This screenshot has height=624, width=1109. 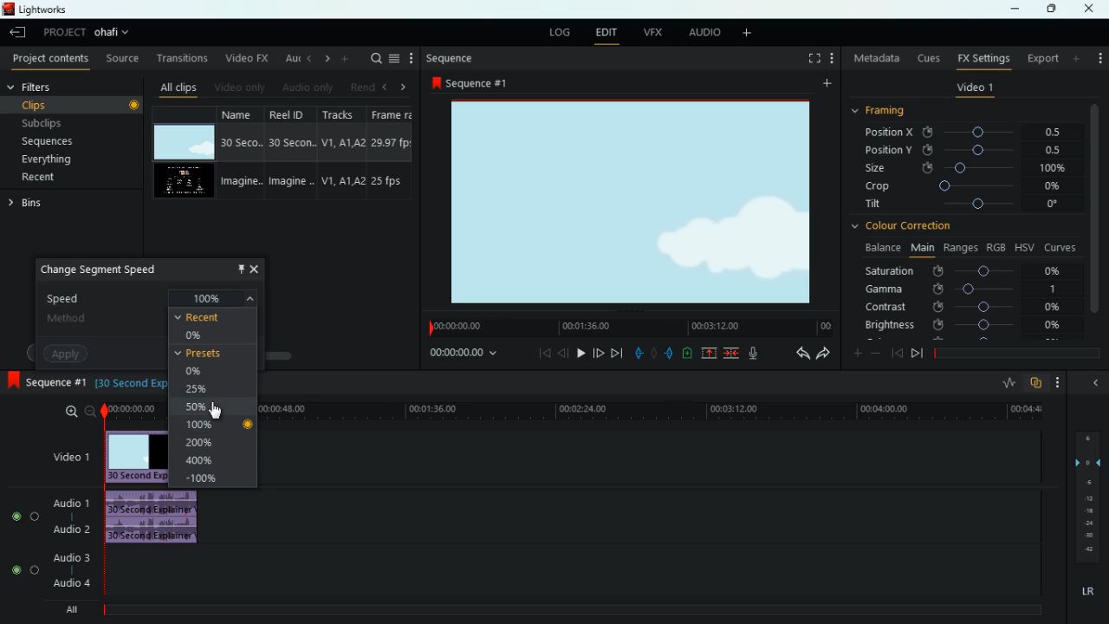 I want to click on close, so click(x=1093, y=9).